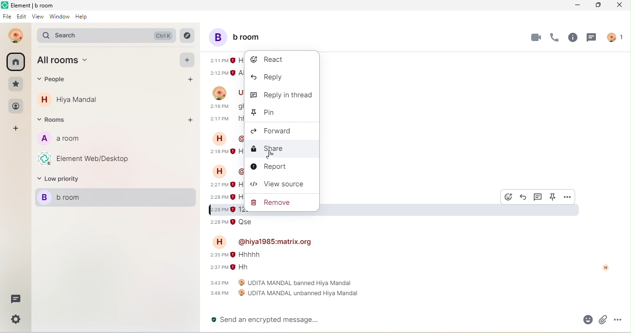 This screenshot has width=631, height=333. Describe the element at coordinates (191, 121) in the screenshot. I see `add room` at that location.